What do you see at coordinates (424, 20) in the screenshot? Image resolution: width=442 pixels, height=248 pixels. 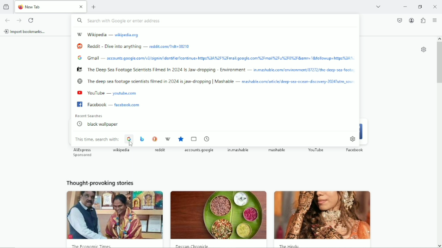 I see `extensions` at bounding box center [424, 20].